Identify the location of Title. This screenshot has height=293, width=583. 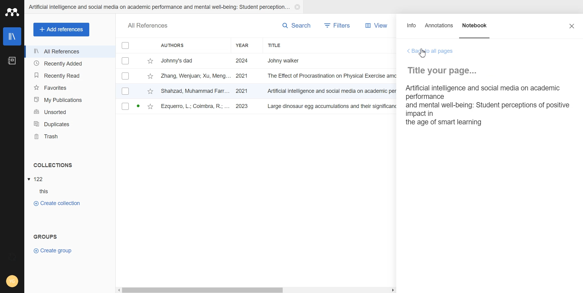
(287, 45).